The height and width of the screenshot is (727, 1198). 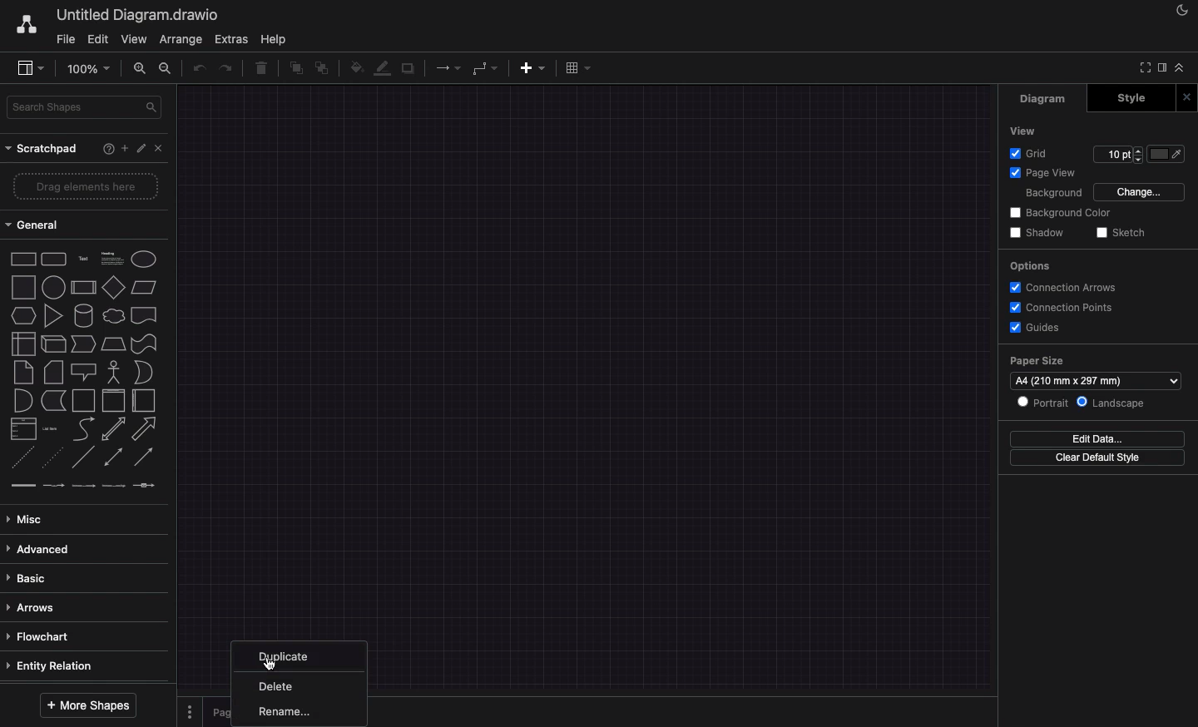 What do you see at coordinates (1039, 232) in the screenshot?
I see `shadow` at bounding box center [1039, 232].